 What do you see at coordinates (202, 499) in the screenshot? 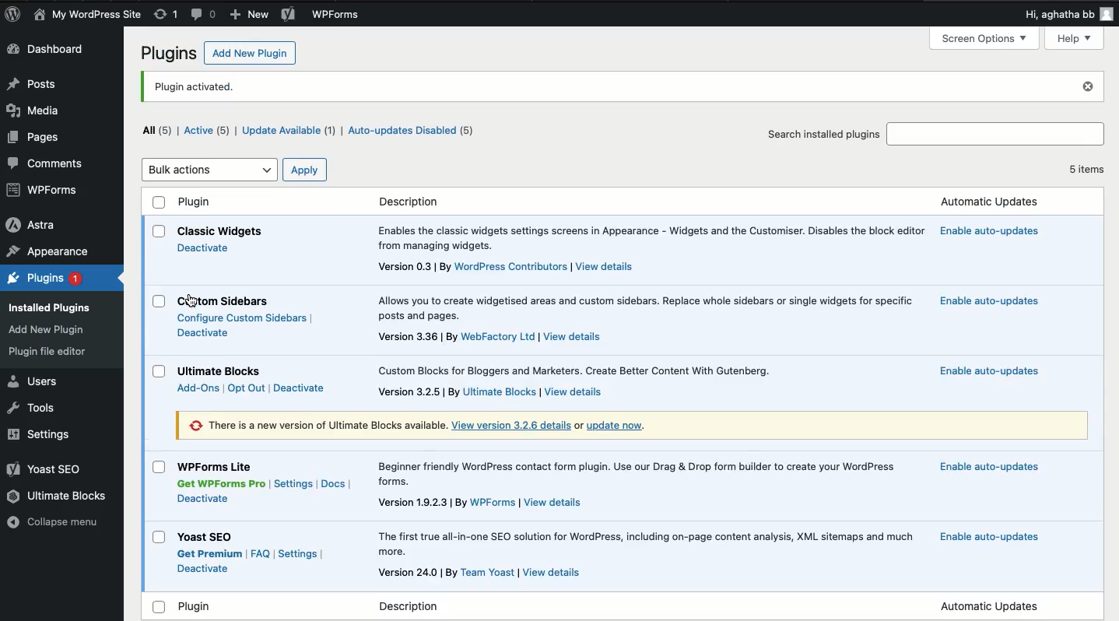
I see `Deactivate` at bounding box center [202, 499].